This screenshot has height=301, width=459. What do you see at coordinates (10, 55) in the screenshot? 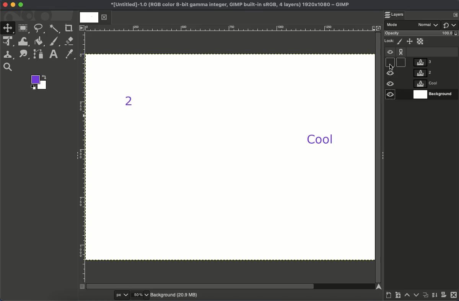
I see `Clone` at bounding box center [10, 55].